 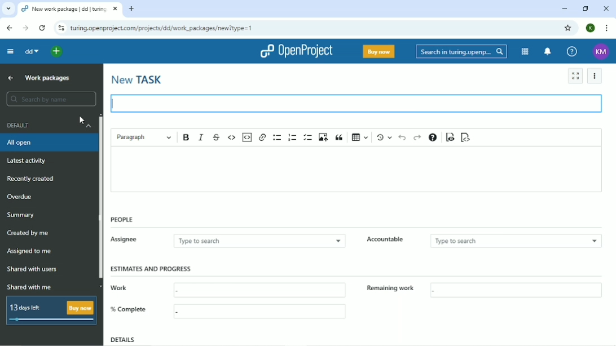 I want to click on Link, so click(x=262, y=137).